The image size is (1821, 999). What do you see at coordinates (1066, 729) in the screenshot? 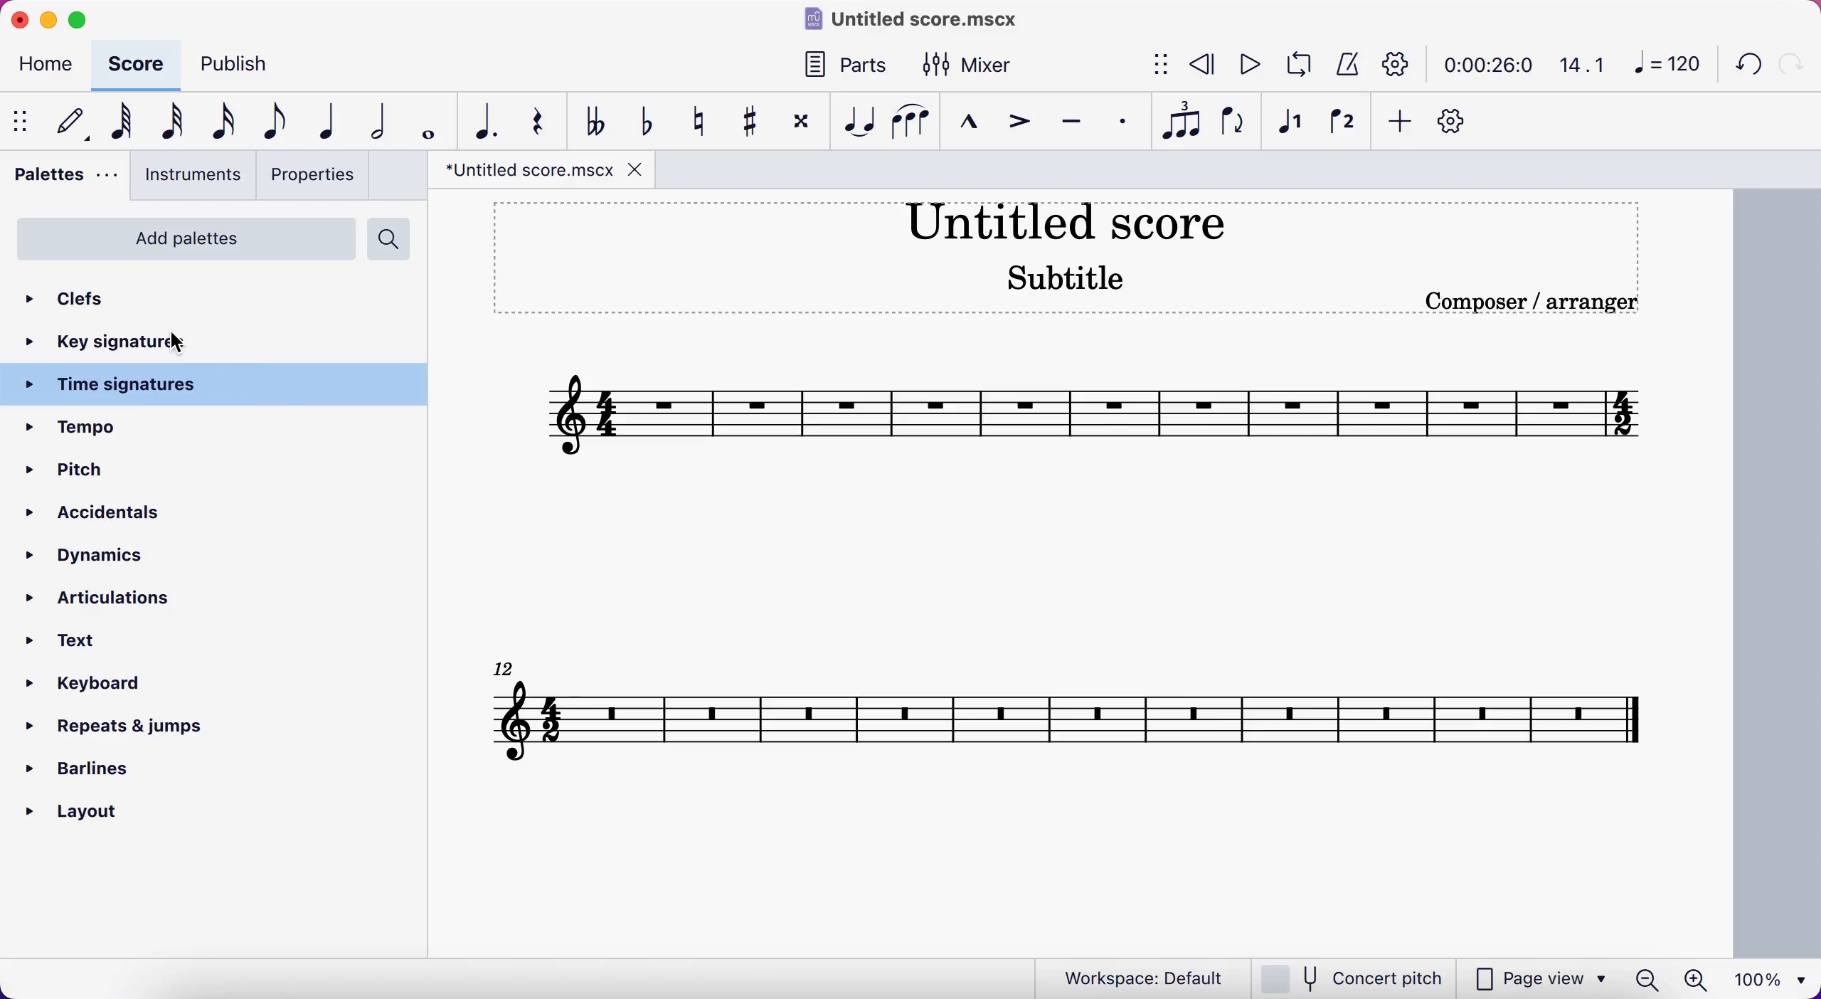
I see `score` at bounding box center [1066, 729].